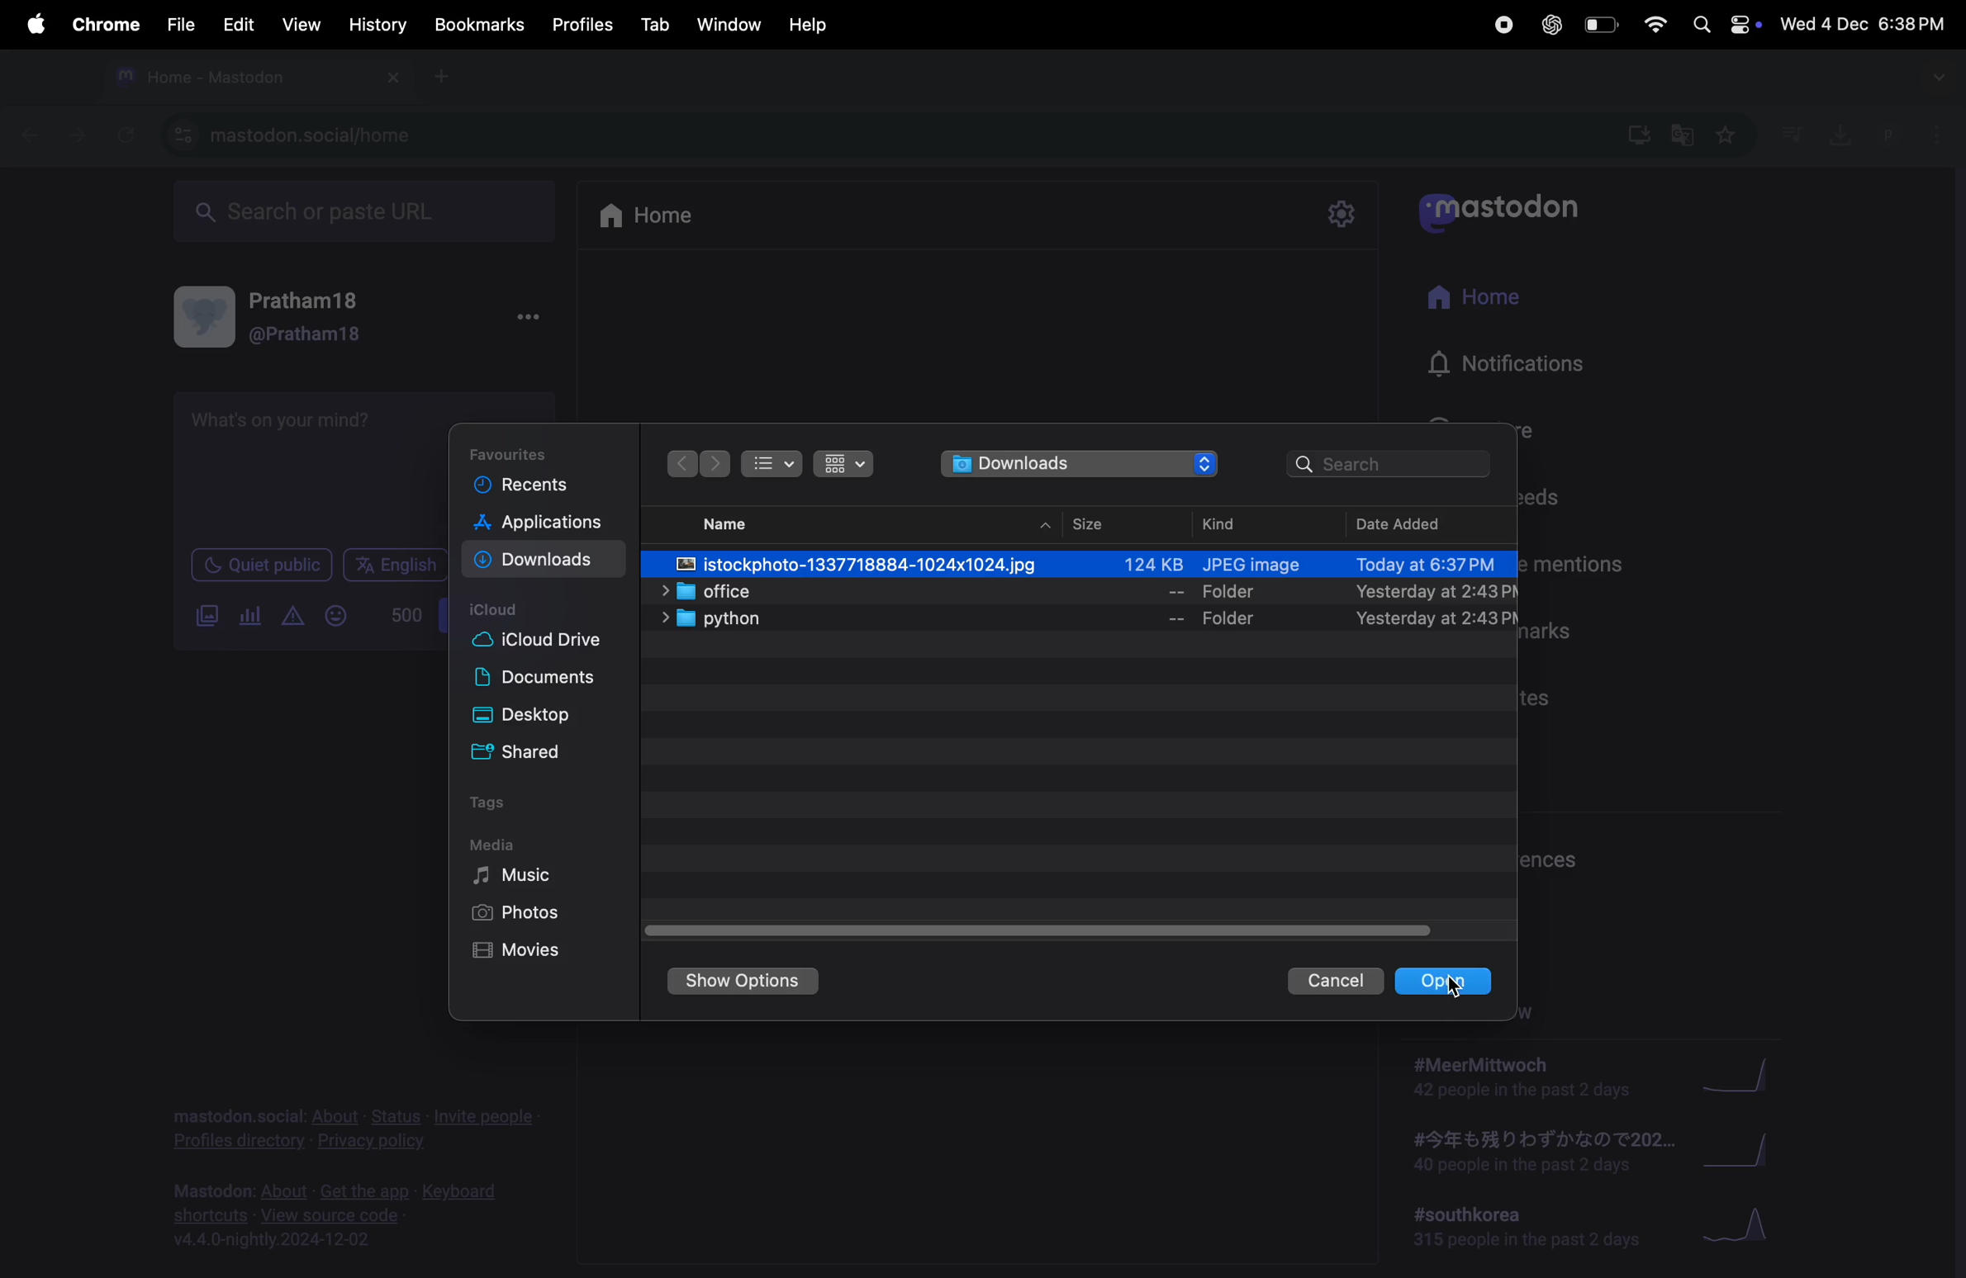 The image size is (1966, 1278). I want to click on History, so click(372, 26).